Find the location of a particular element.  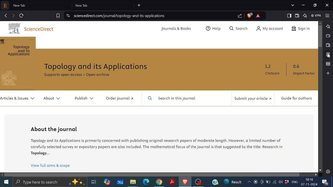

Copilot is located at coordinates (107, 182).